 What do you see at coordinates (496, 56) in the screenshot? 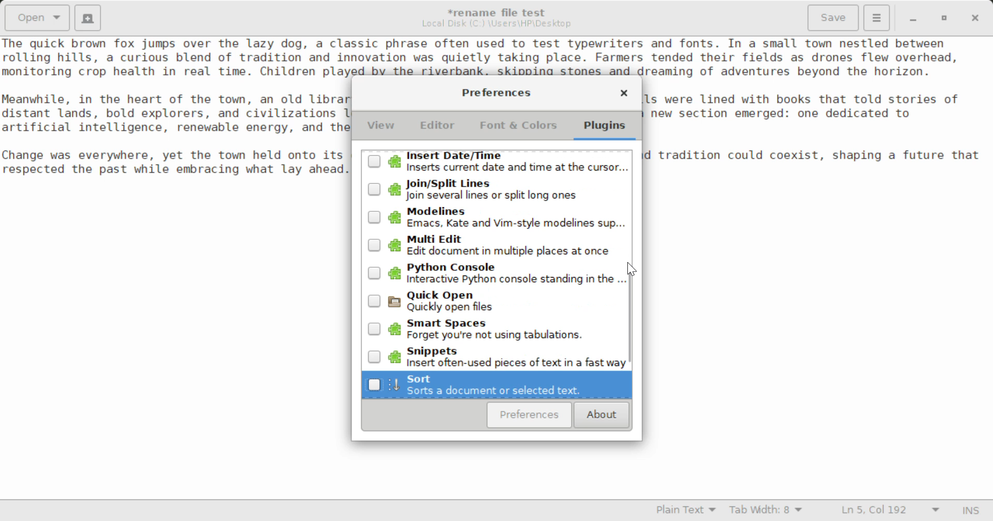
I see `Sample text about a charming town` at bounding box center [496, 56].